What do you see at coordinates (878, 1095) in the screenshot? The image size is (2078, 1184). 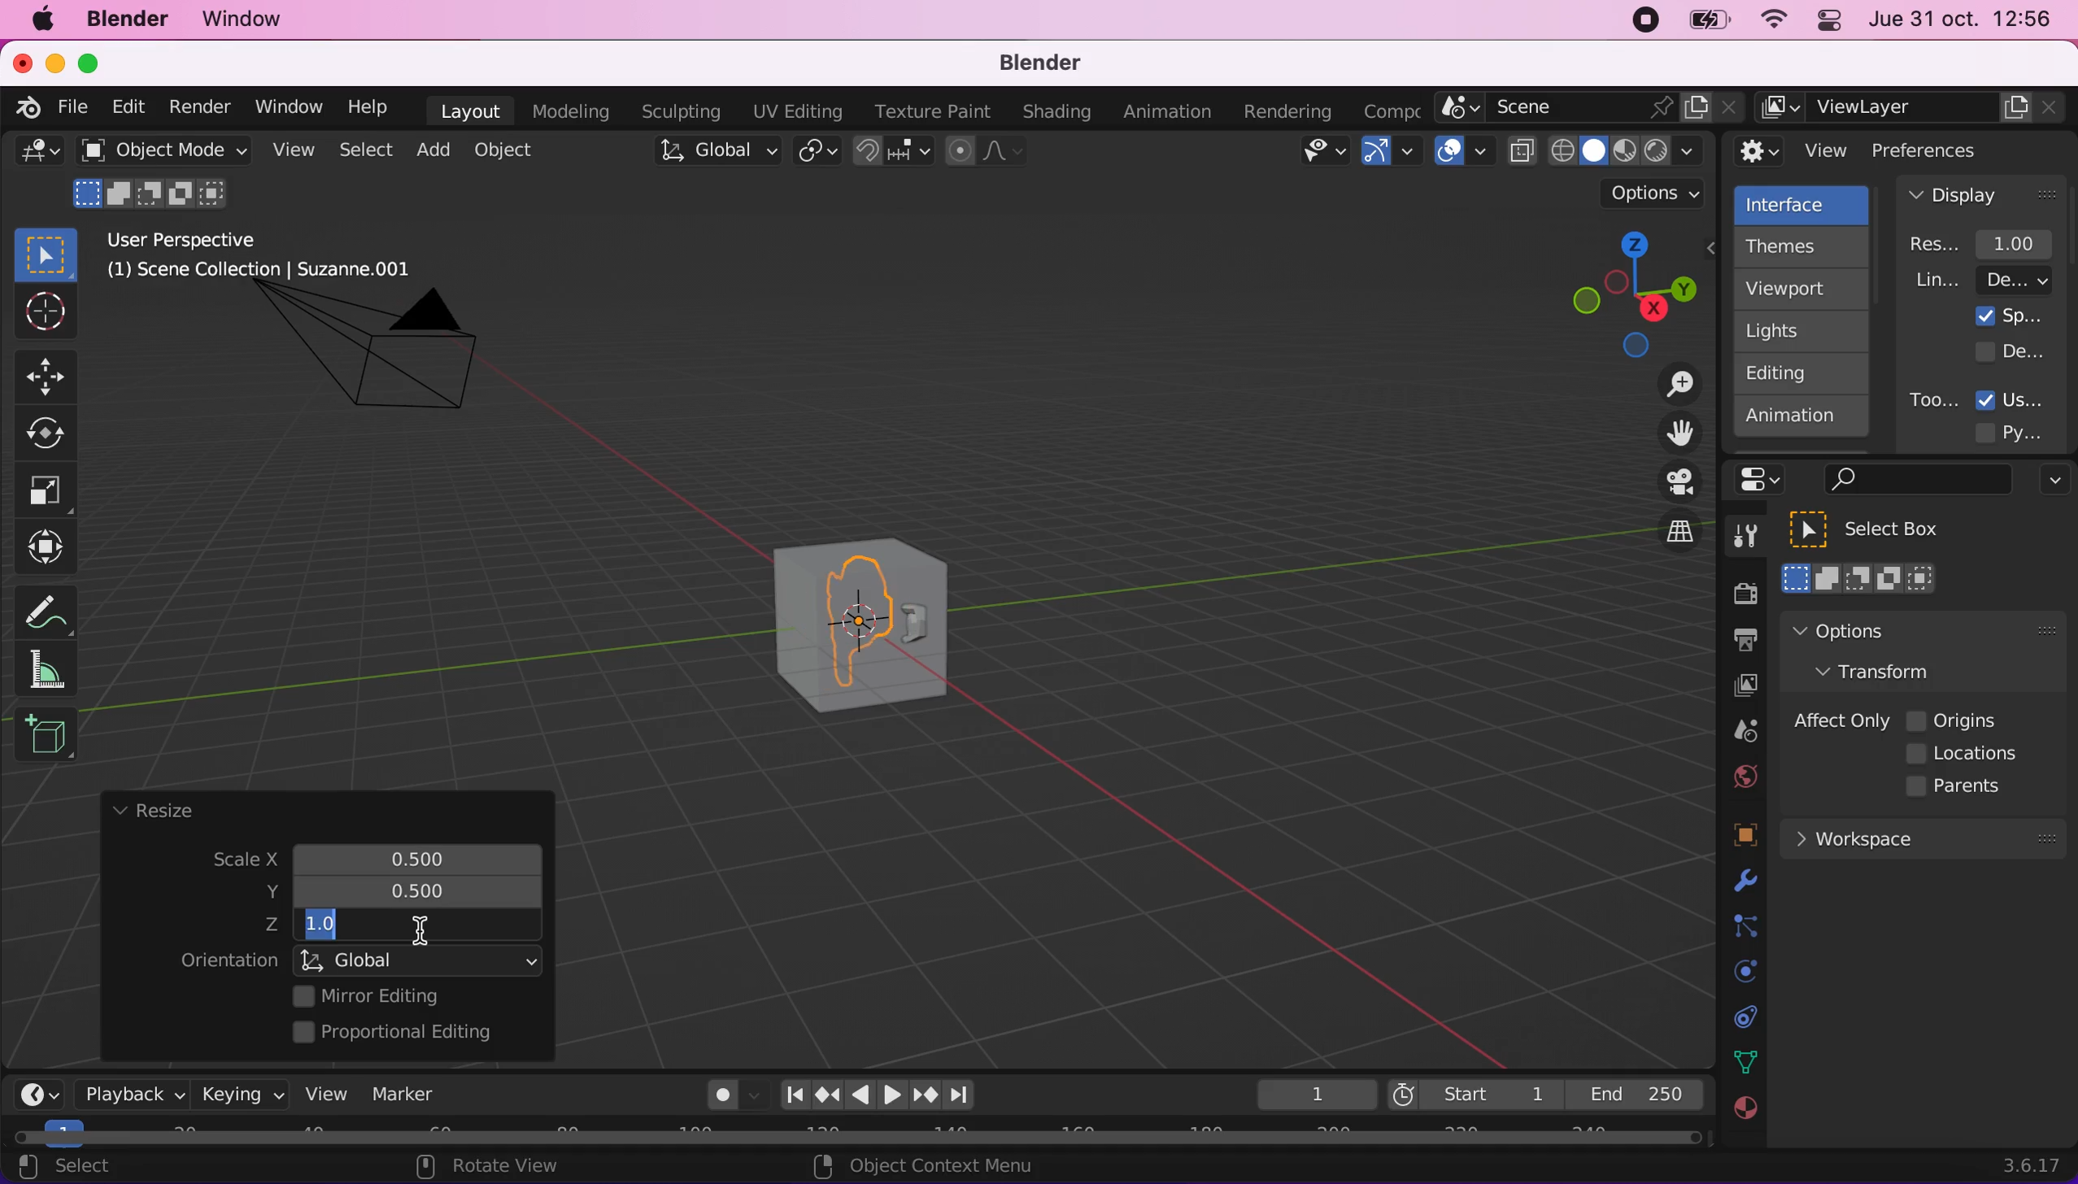 I see `play` at bounding box center [878, 1095].